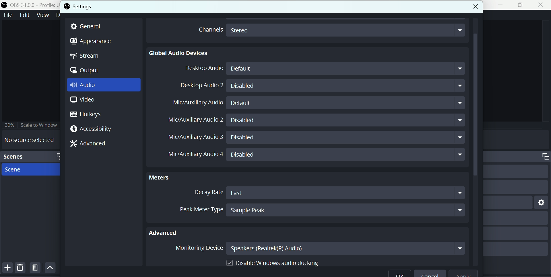  Describe the element at coordinates (20, 156) in the screenshot. I see `Scenes` at that location.